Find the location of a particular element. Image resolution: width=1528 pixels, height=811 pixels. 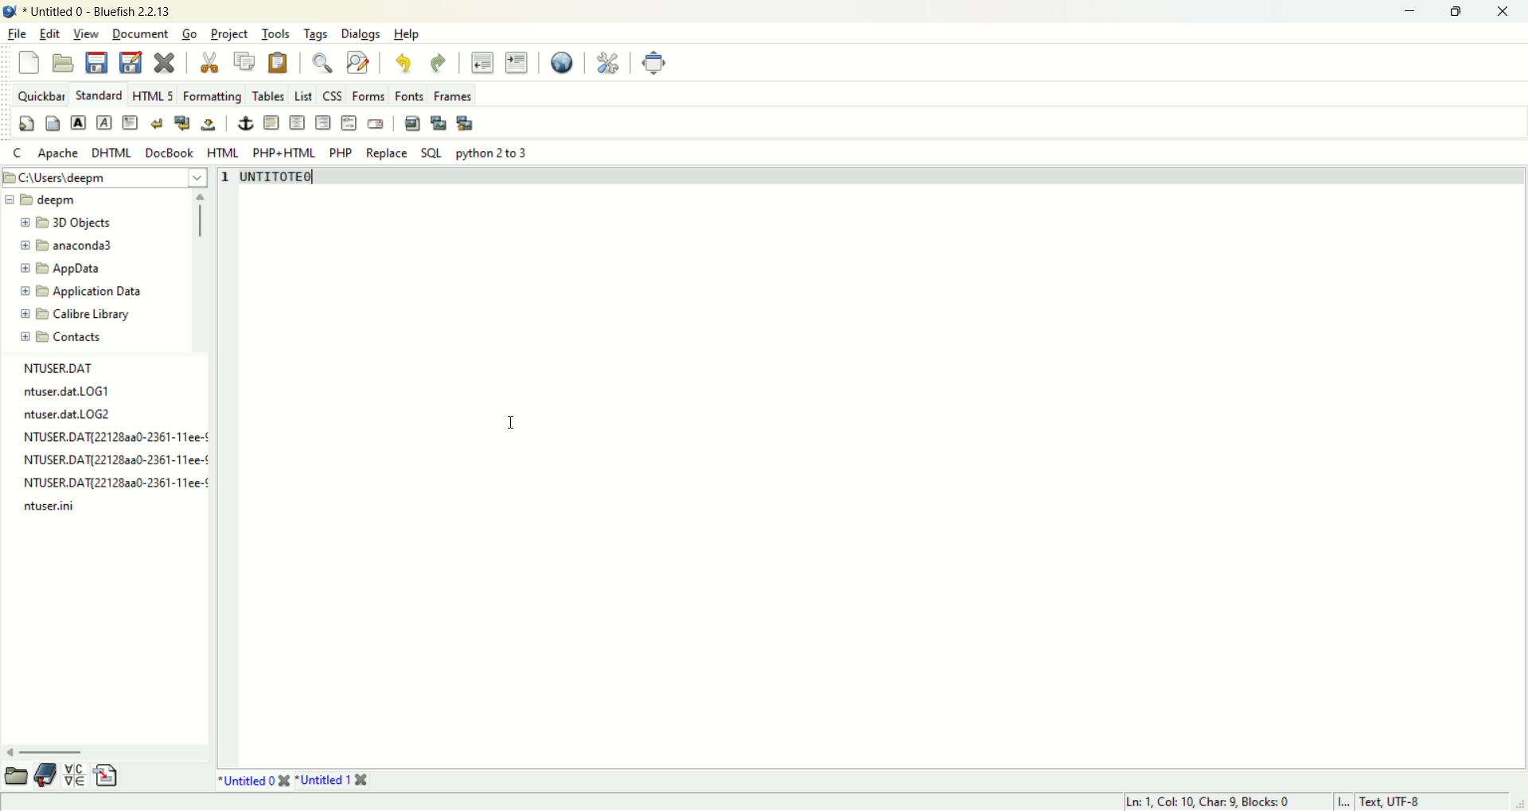

document is located at coordinates (141, 33).